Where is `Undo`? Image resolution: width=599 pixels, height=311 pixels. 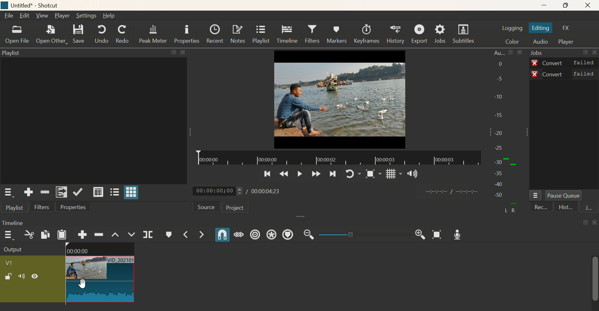 Undo is located at coordinates (102, 34).